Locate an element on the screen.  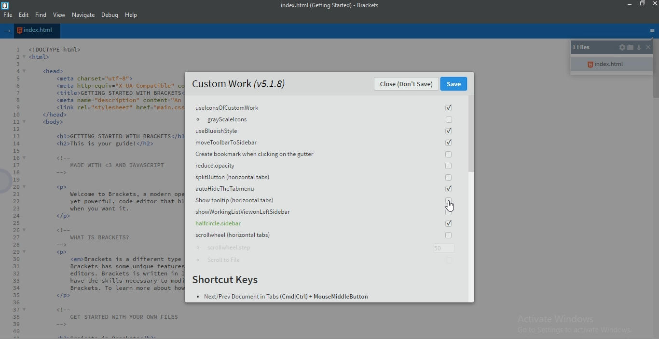
scroll bar is located at coordinates (471, 134).